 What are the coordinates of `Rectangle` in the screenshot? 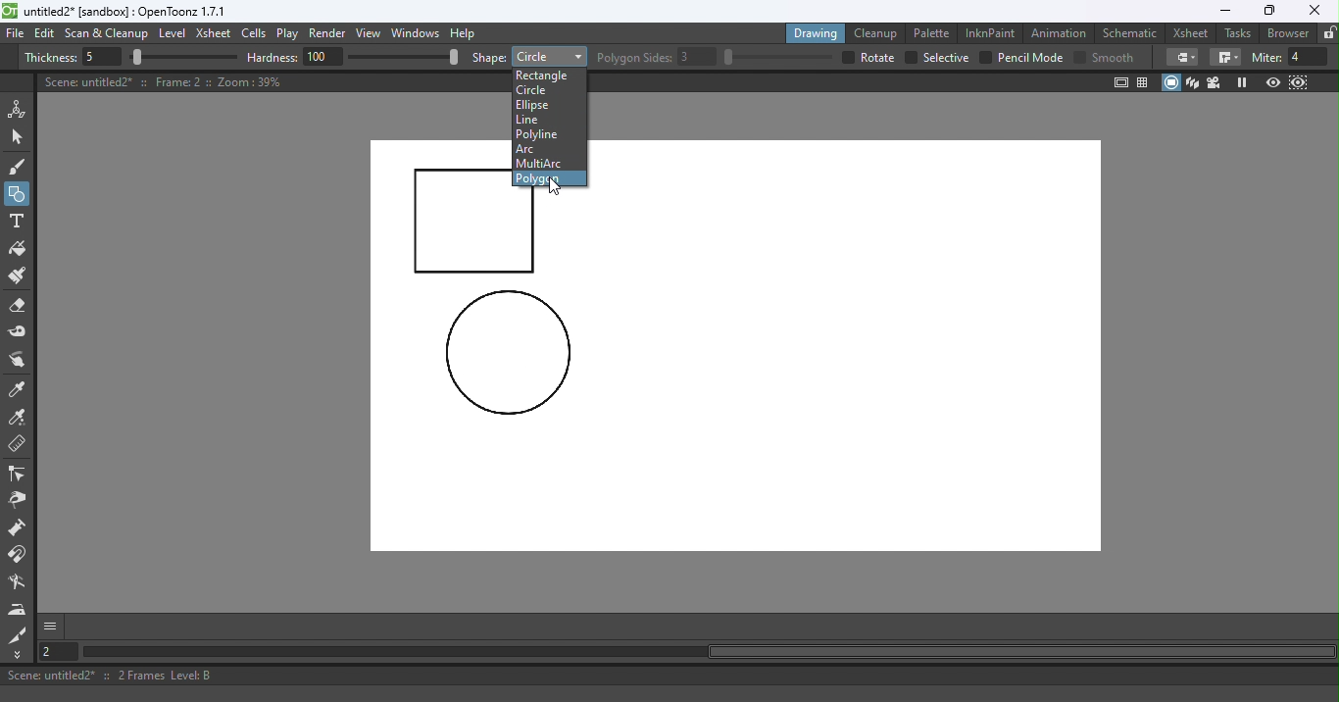 It's located at (548, 74).